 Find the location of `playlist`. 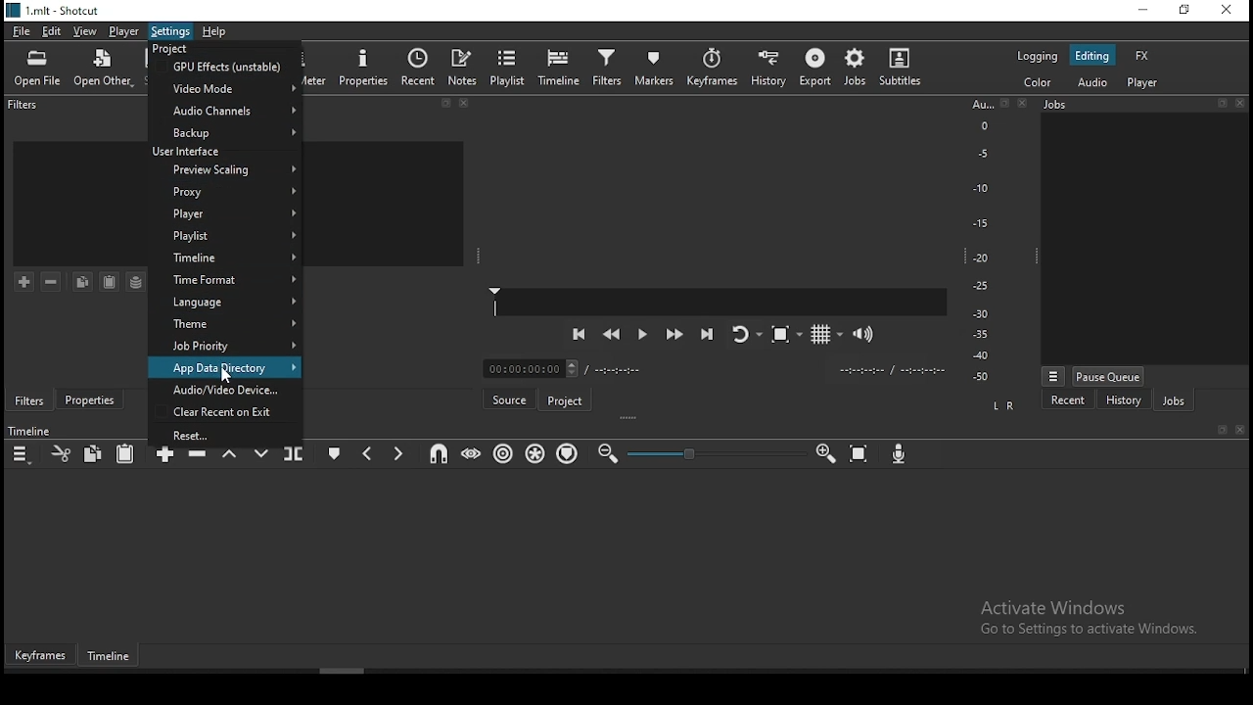

playlist is located at coordinates (226, 236).